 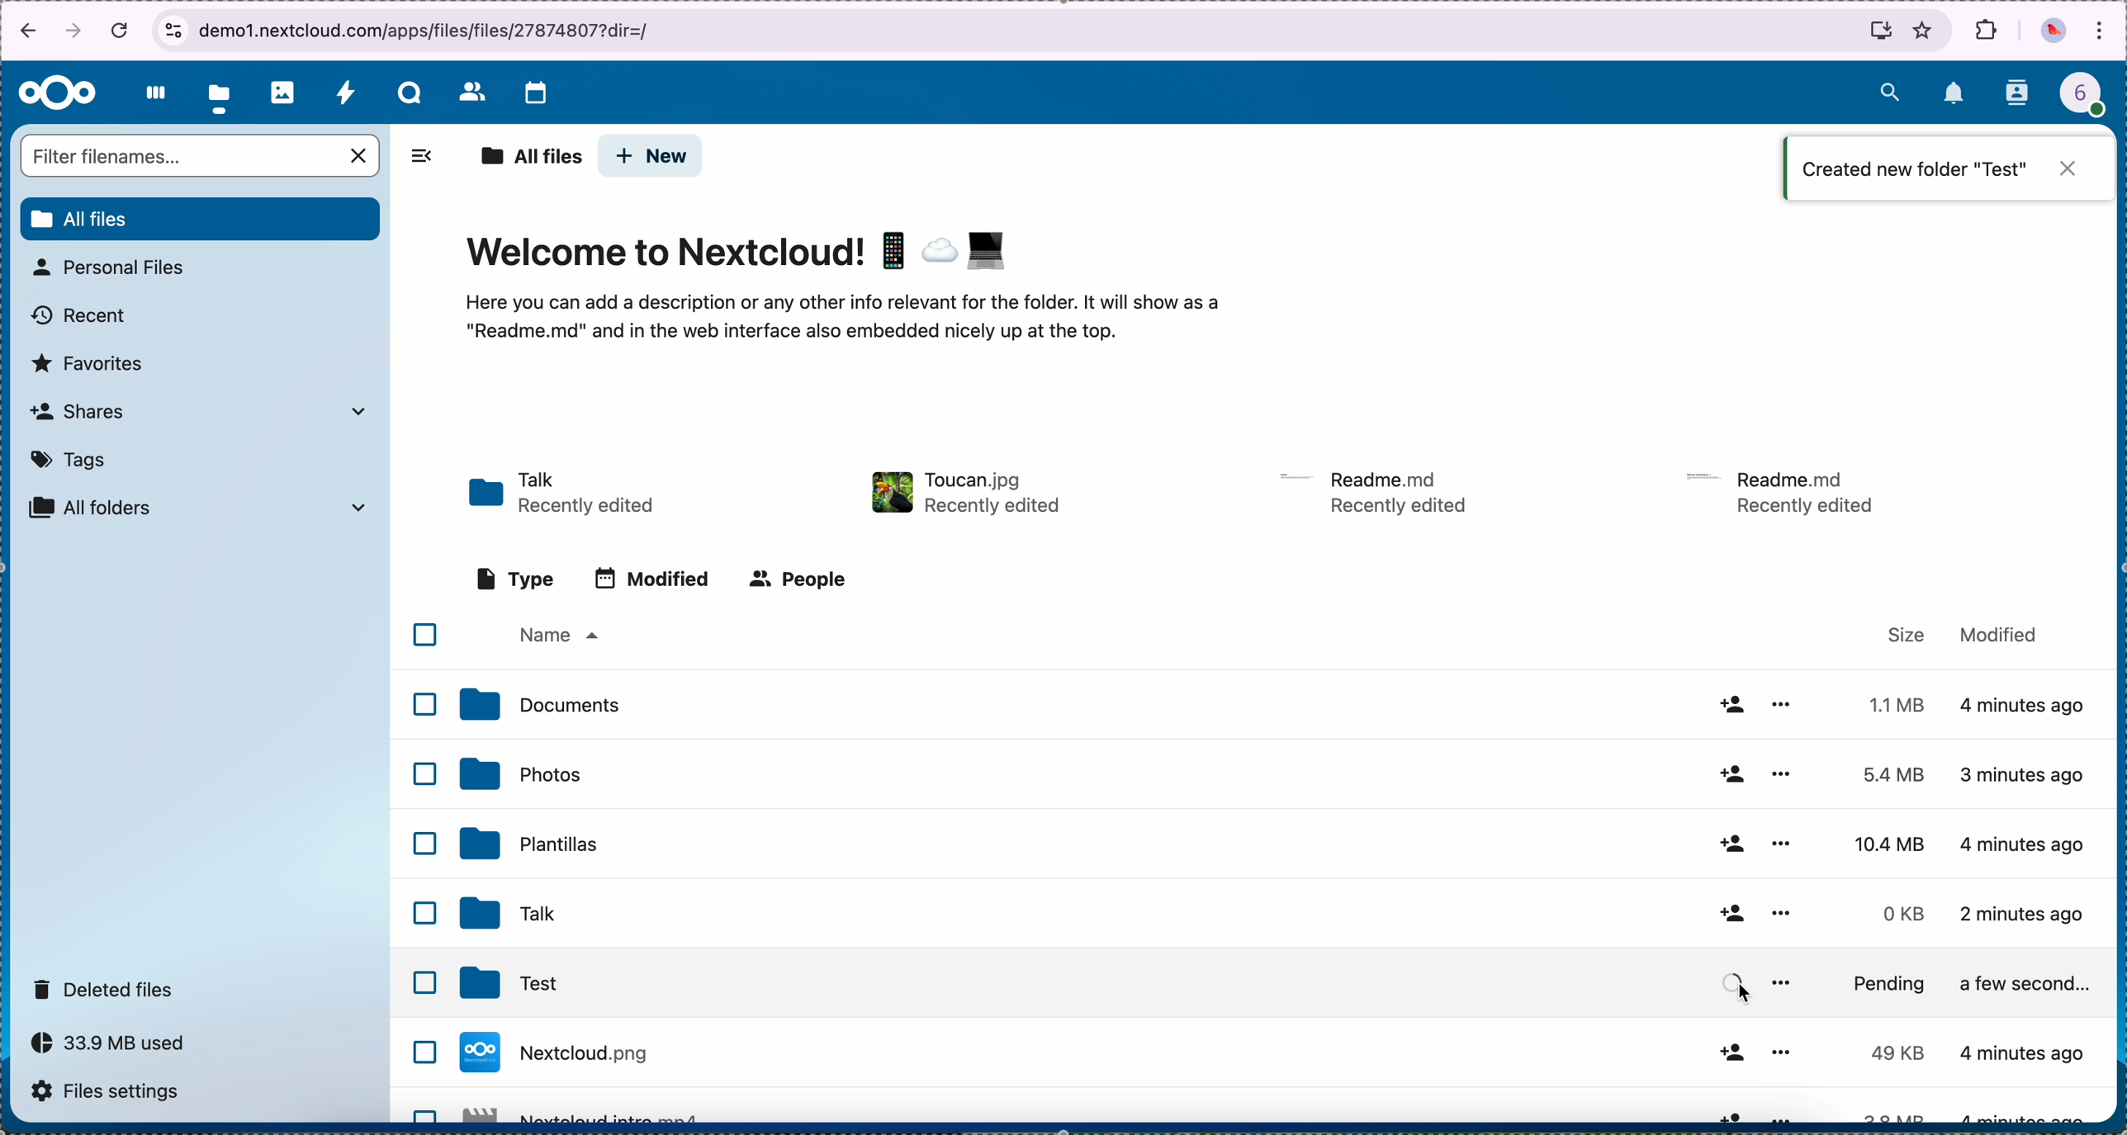 What do you see at coordinates (504, 915) in the screenshot?
I see `talk` at bounding box center [504, 915].